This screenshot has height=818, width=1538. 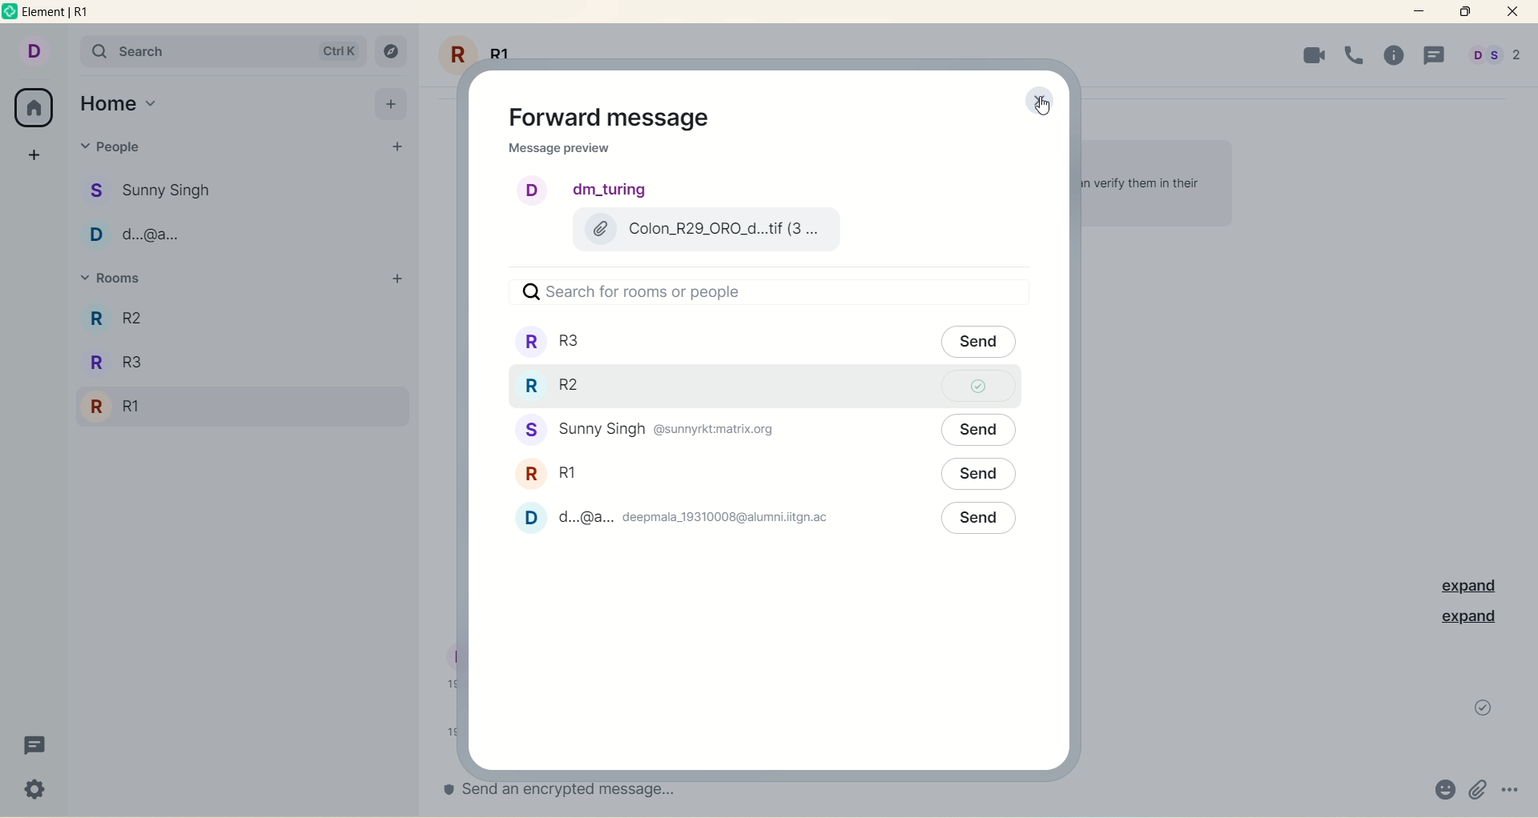 I want to click on search, so click(x=758, y=293).